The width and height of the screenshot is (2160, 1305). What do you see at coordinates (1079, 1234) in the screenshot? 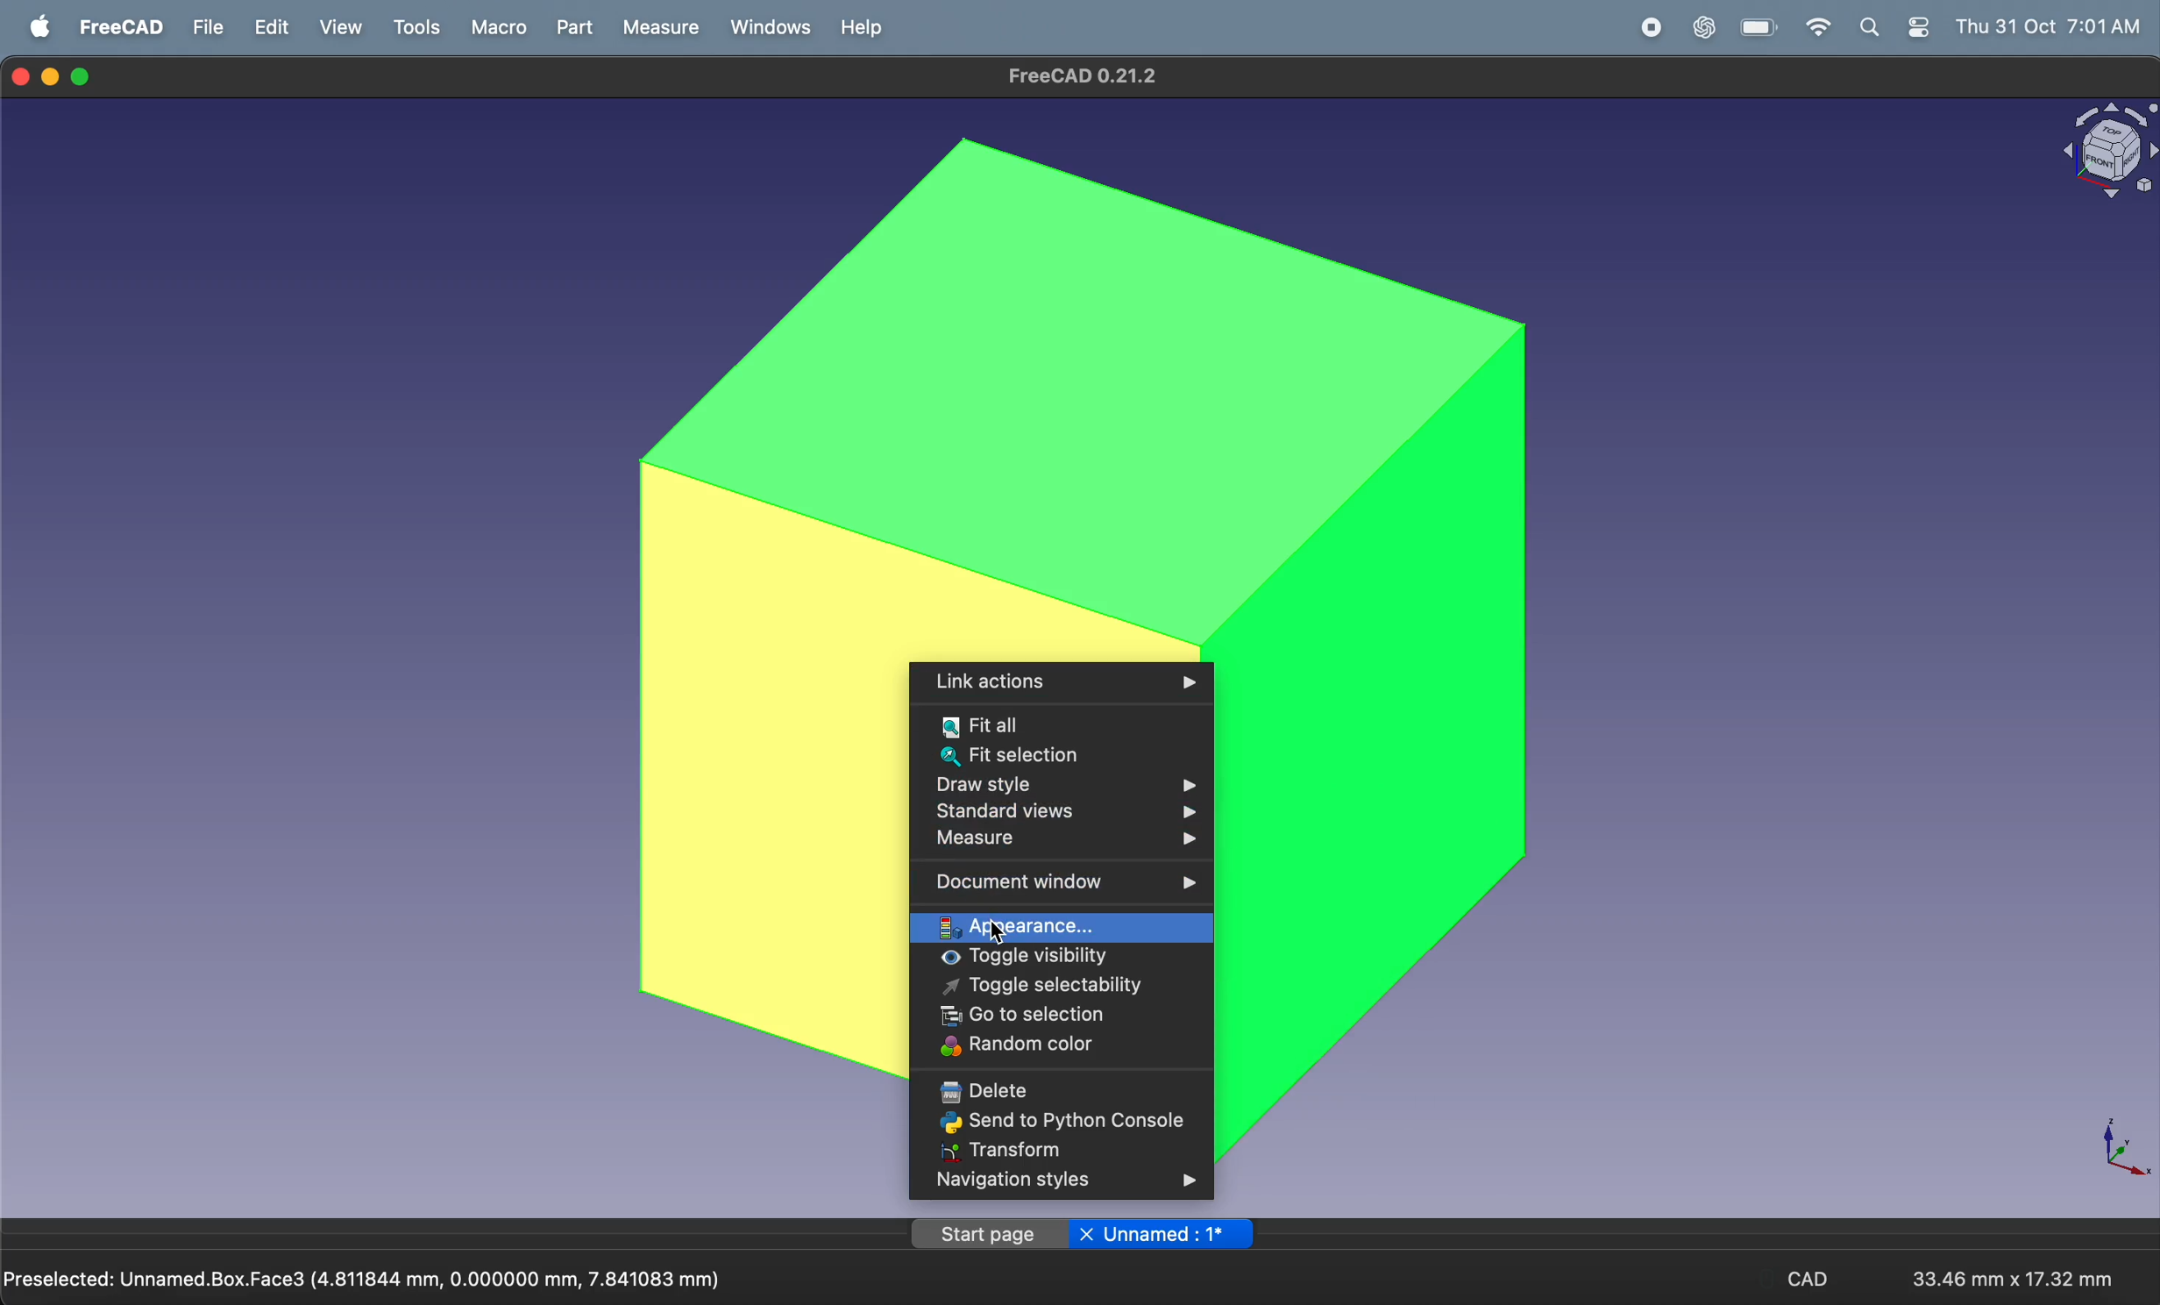
I see `page name` at bounding box center [1079, 1234].